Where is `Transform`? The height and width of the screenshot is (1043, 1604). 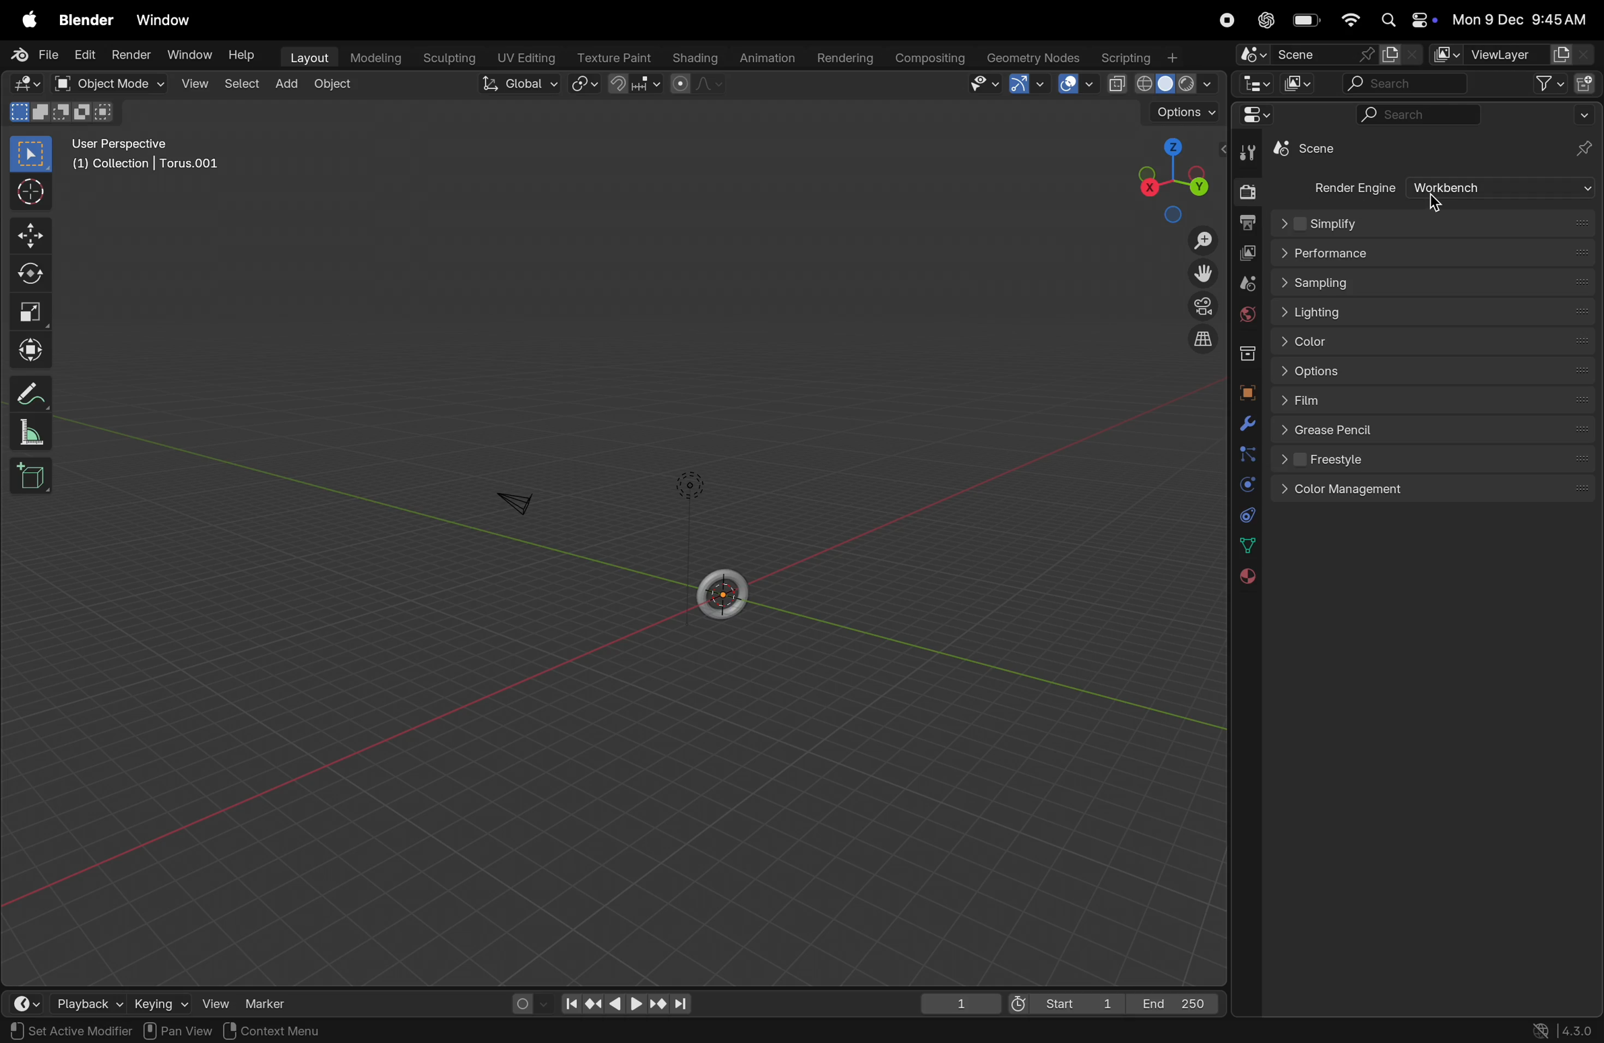
Transform is located at coordinates (34, 348).